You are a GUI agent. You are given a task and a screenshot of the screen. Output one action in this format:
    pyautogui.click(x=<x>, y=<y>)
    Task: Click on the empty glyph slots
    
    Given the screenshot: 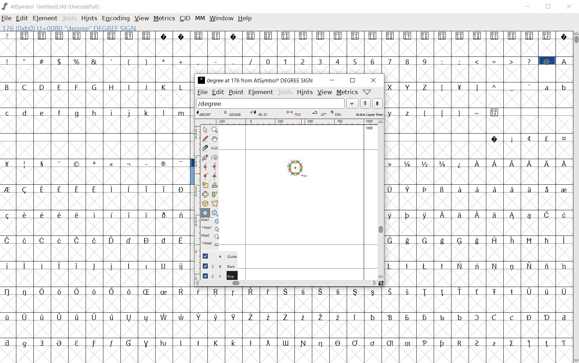 What is the action you would take?
    pyautogui.click(x=96, y=176)
    